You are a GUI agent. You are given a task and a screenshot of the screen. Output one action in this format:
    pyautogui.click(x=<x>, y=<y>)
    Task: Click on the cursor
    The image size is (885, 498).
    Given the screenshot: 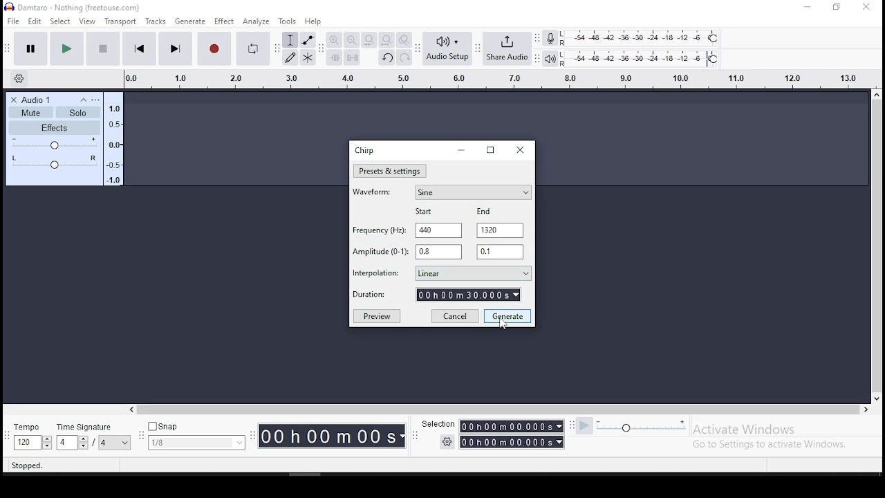 What is the action you would take?
    pyautogui.click(x=505, y=326)
    